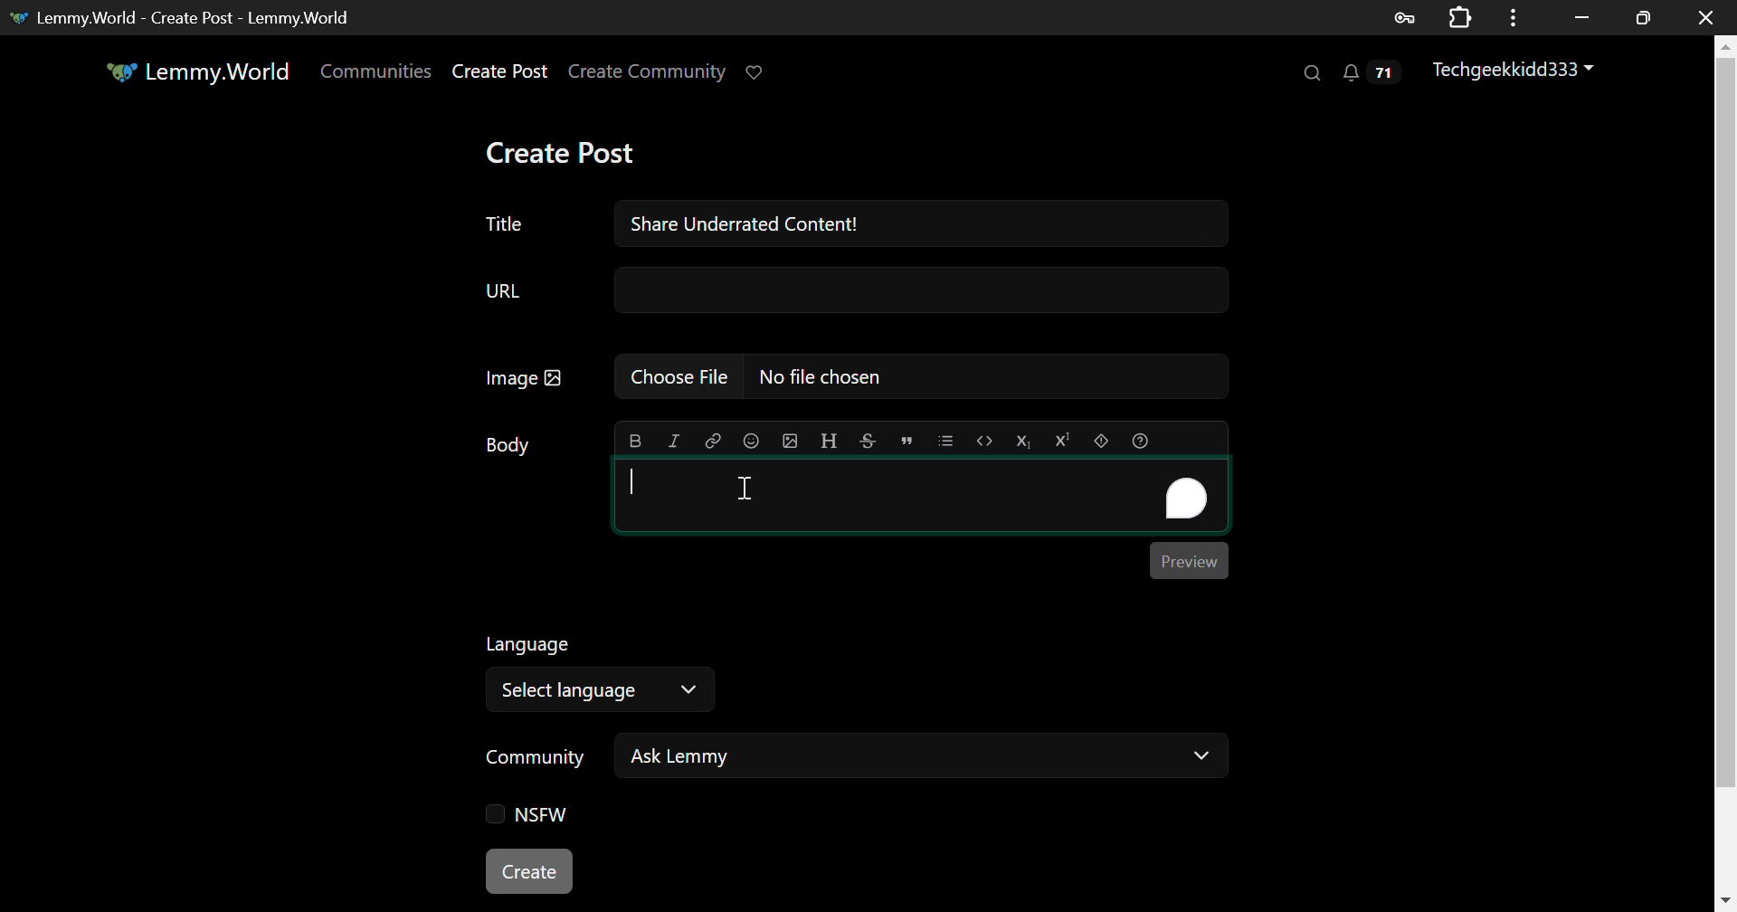 The image size is (1737, 912). I want to click on Cursor Position, so click(745, 487).